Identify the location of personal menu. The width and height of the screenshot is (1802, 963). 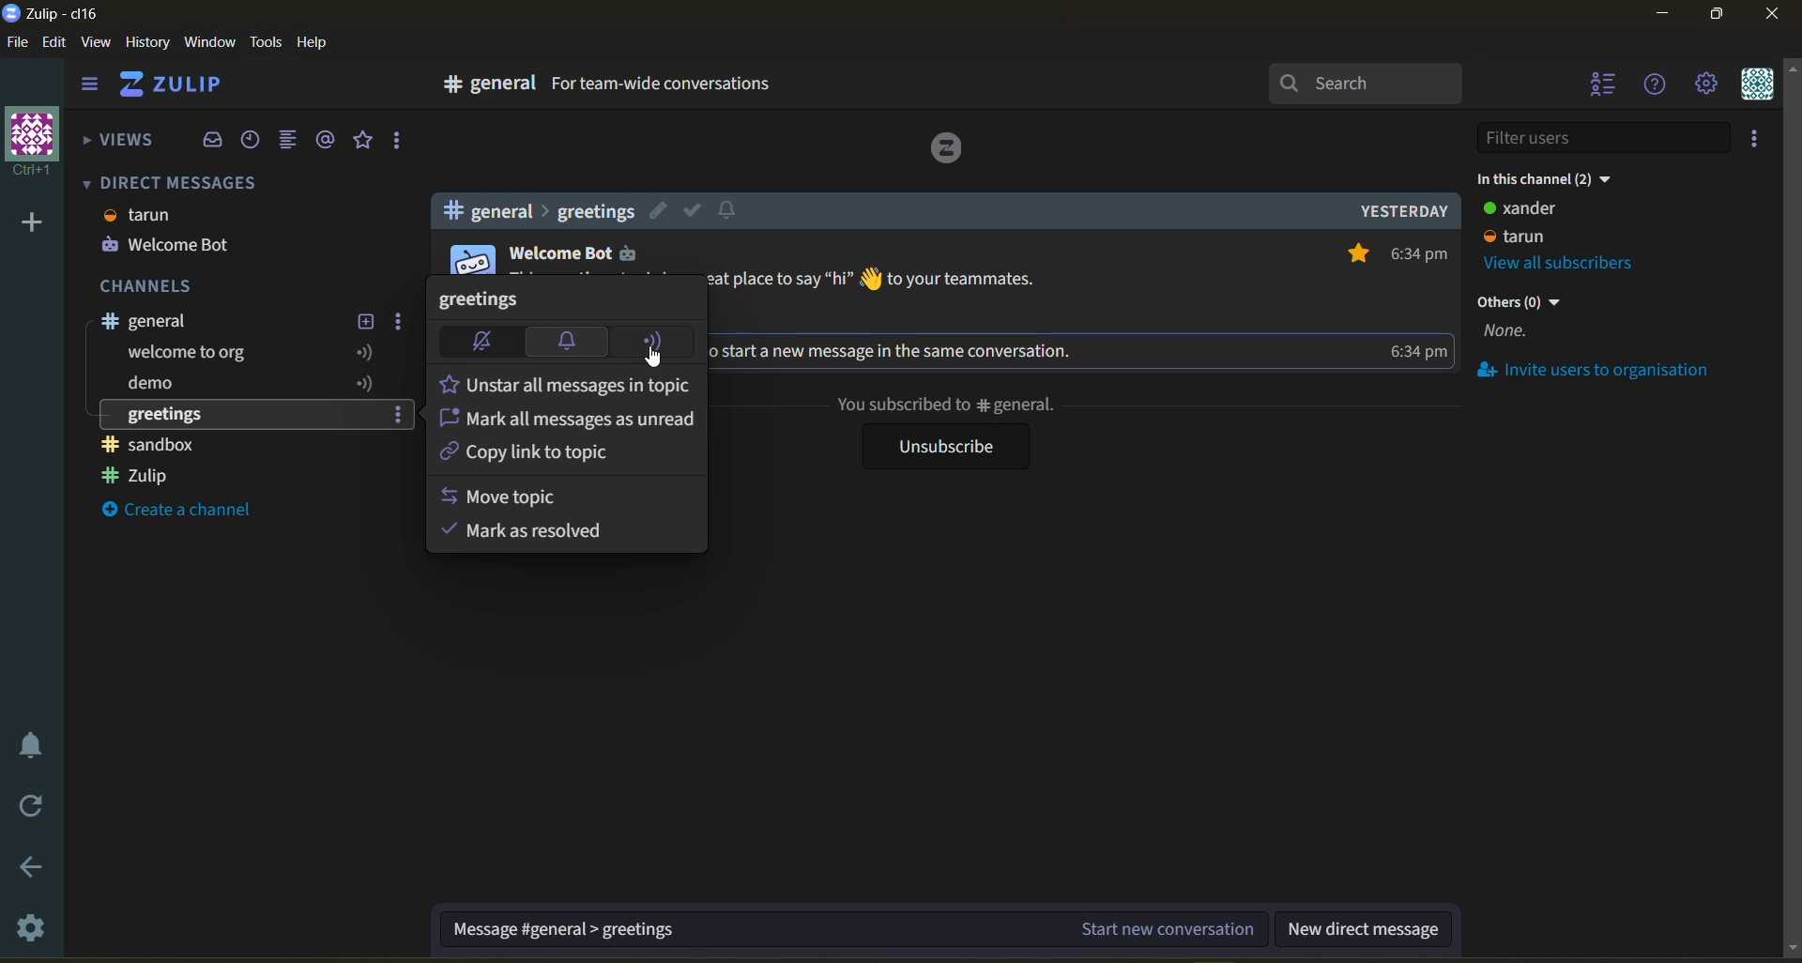
(1763, 85).